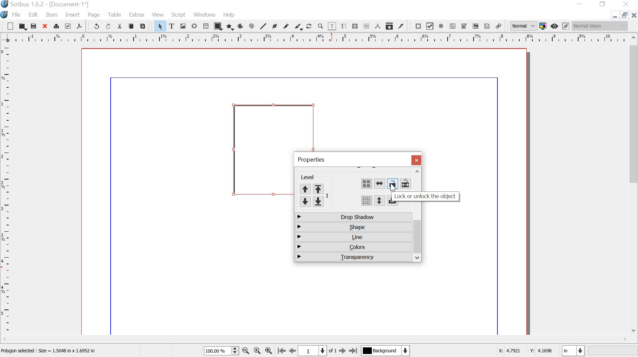 The width and height of the screenshot is (638, 357). What do you see at coordinates (264, 26) in the screenshot?
I see `line` at bounding box center [264, 26].